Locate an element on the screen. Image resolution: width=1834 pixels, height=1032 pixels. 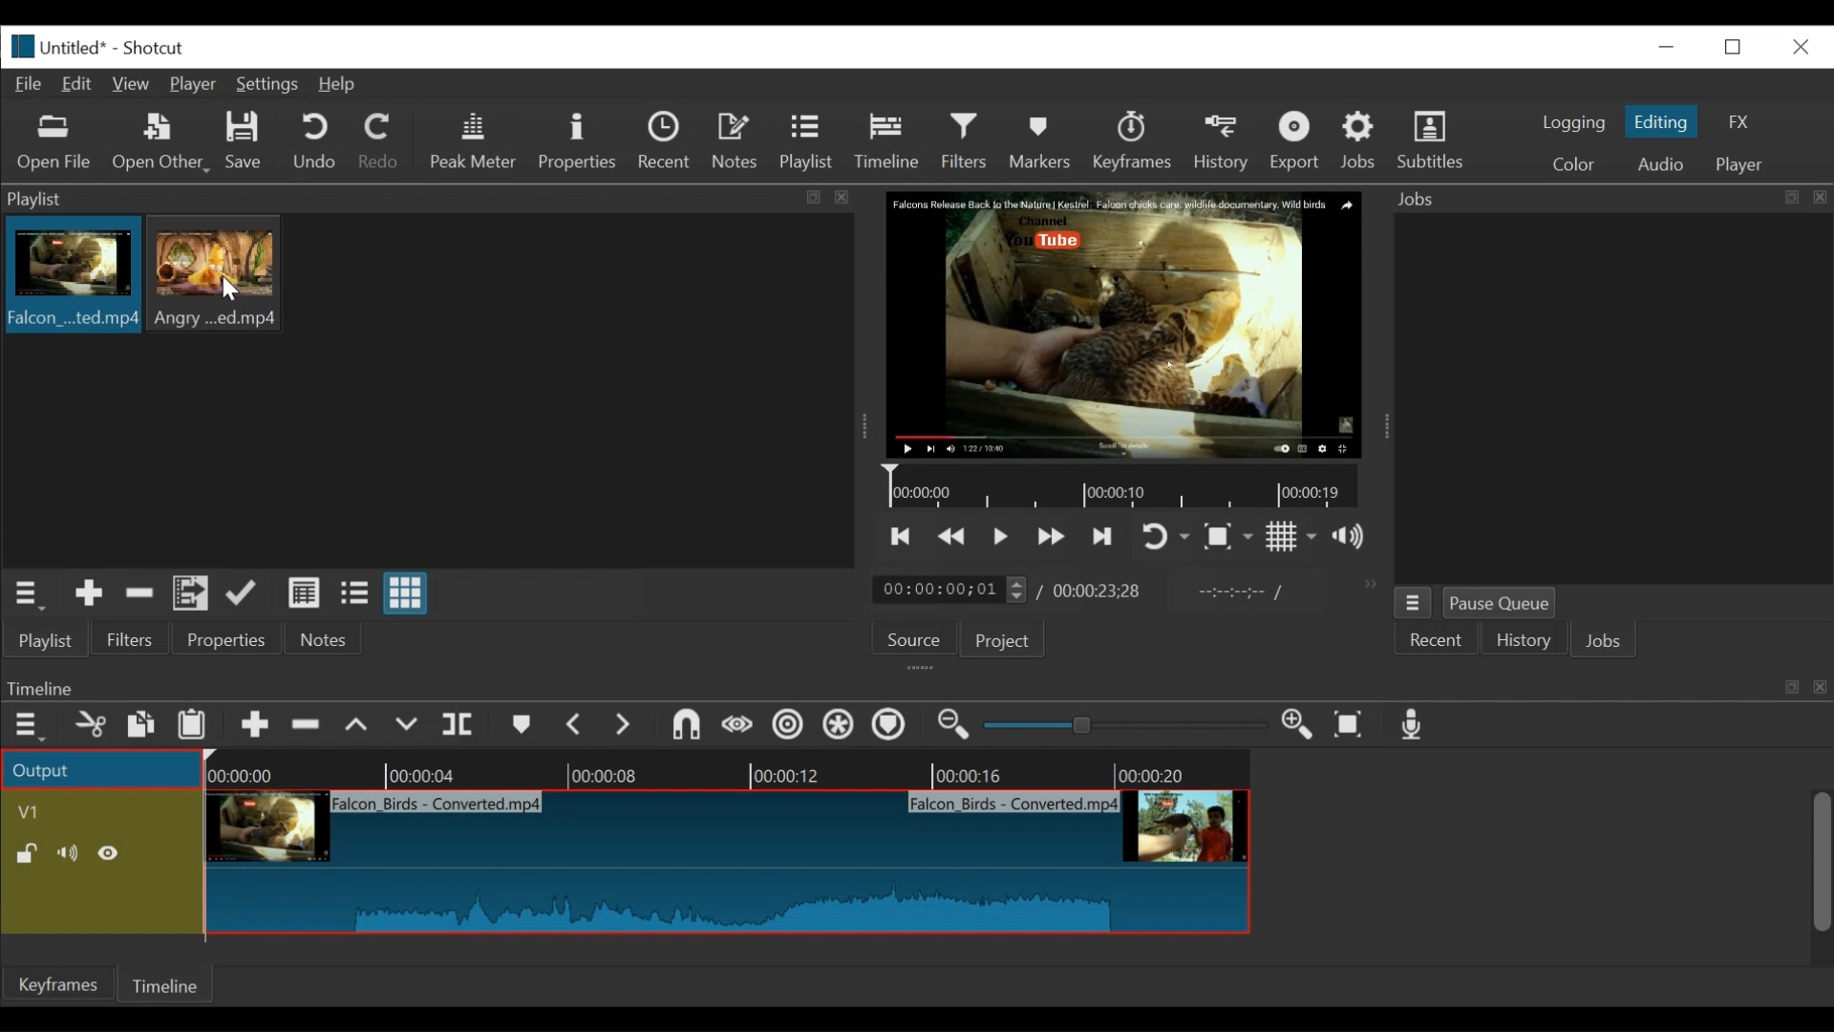
Properties is located at coordinates (580, 141).